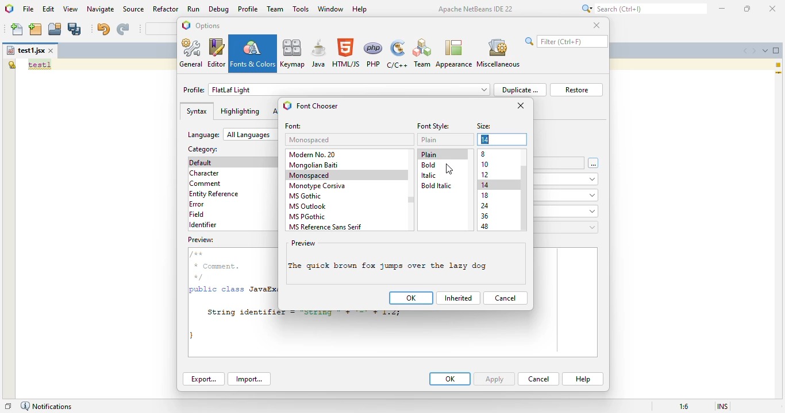 The height and width of the screenshot is (413, 785). Describe the element at coordinates (484, 127) in the screenshot. I see `size` at that location.